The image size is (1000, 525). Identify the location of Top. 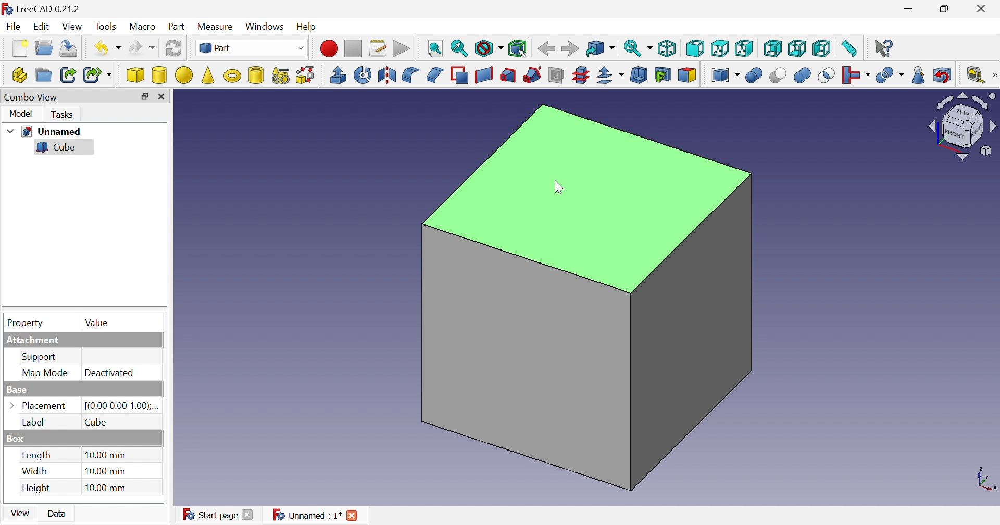
(719, 48).